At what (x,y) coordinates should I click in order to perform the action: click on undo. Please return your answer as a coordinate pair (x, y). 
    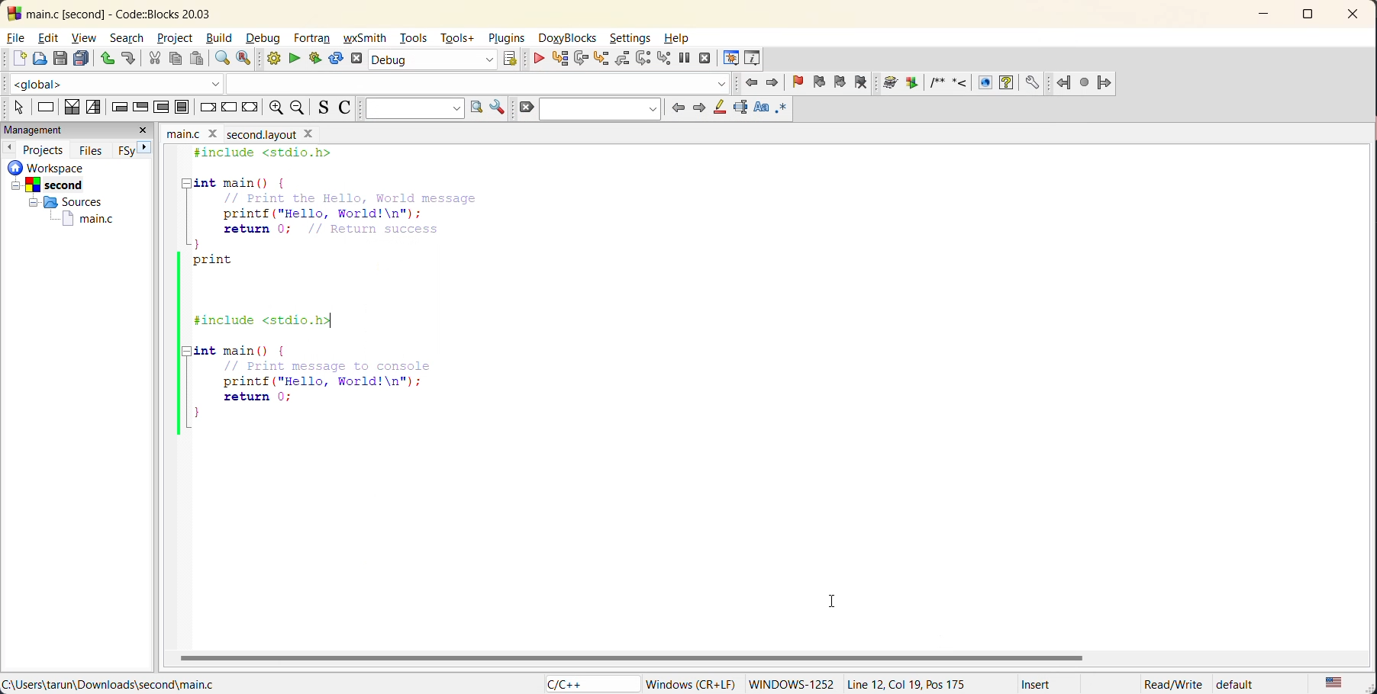
    Looking at the image, I should click on (105, 57).